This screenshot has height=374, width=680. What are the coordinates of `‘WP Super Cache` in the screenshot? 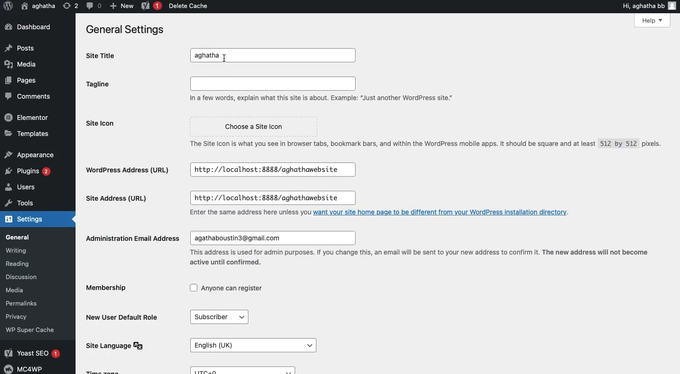 It's located at (31, 330).